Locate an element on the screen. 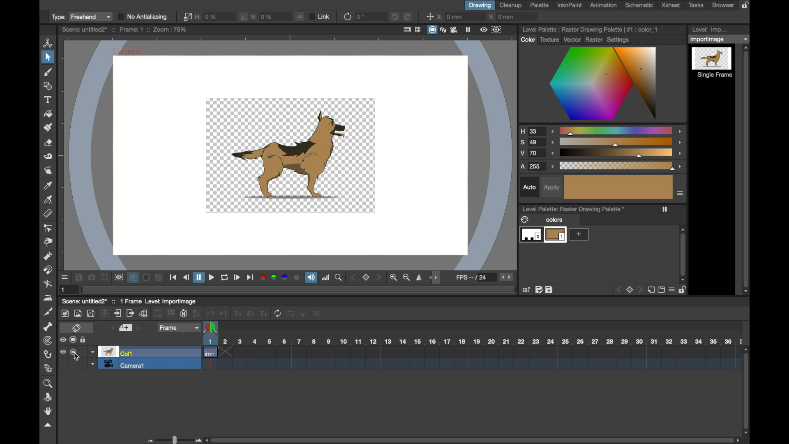  drag handle is located at coordinates (434, 279).